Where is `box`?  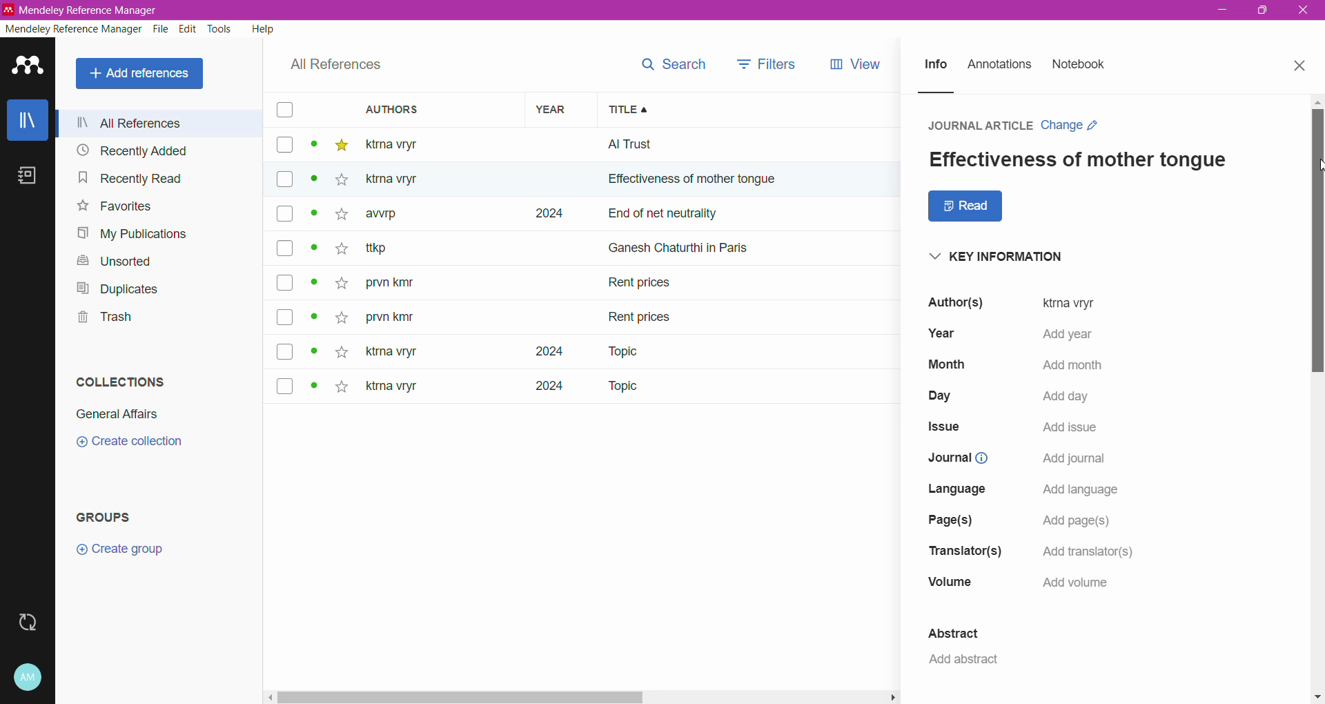
box is located at coordinates (284, 180).